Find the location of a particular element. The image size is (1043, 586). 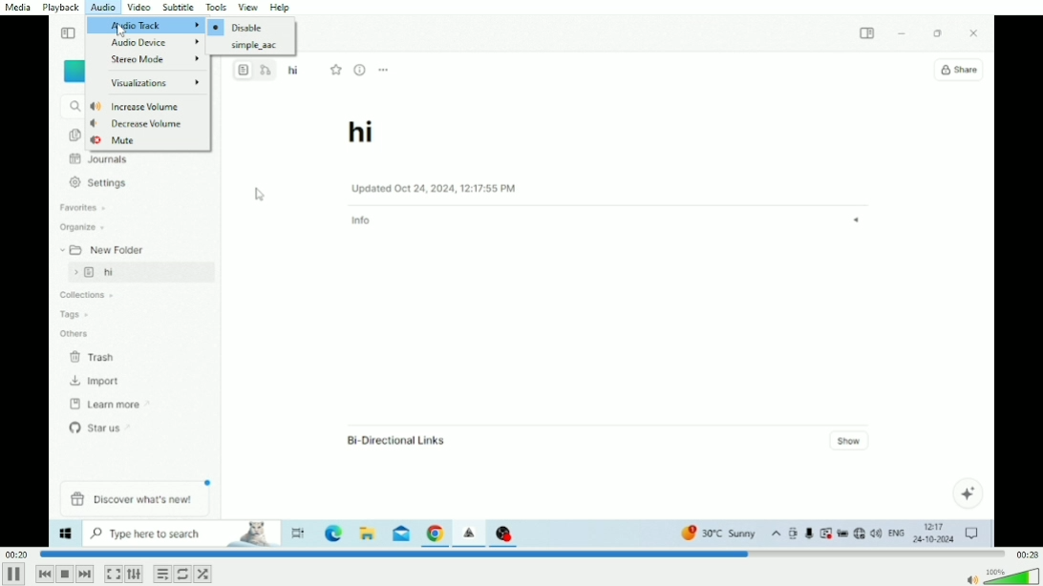

Next media in playlist is located at coordinates (85, 575).